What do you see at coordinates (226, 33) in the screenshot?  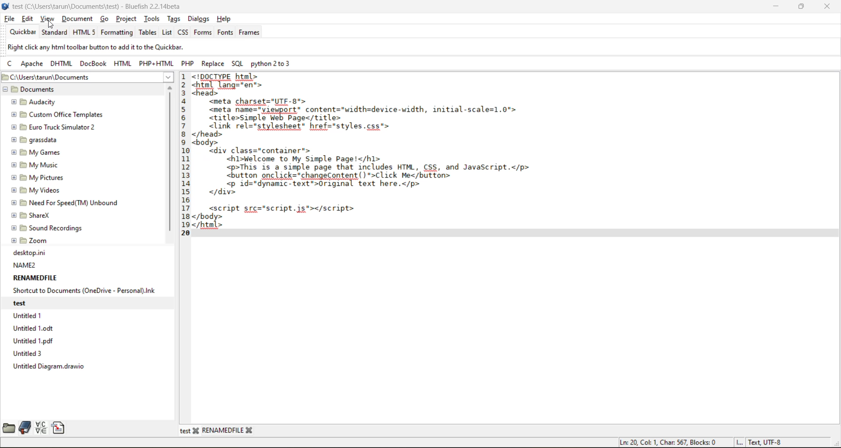 I see `fonts` at bounding box center [226, 33].